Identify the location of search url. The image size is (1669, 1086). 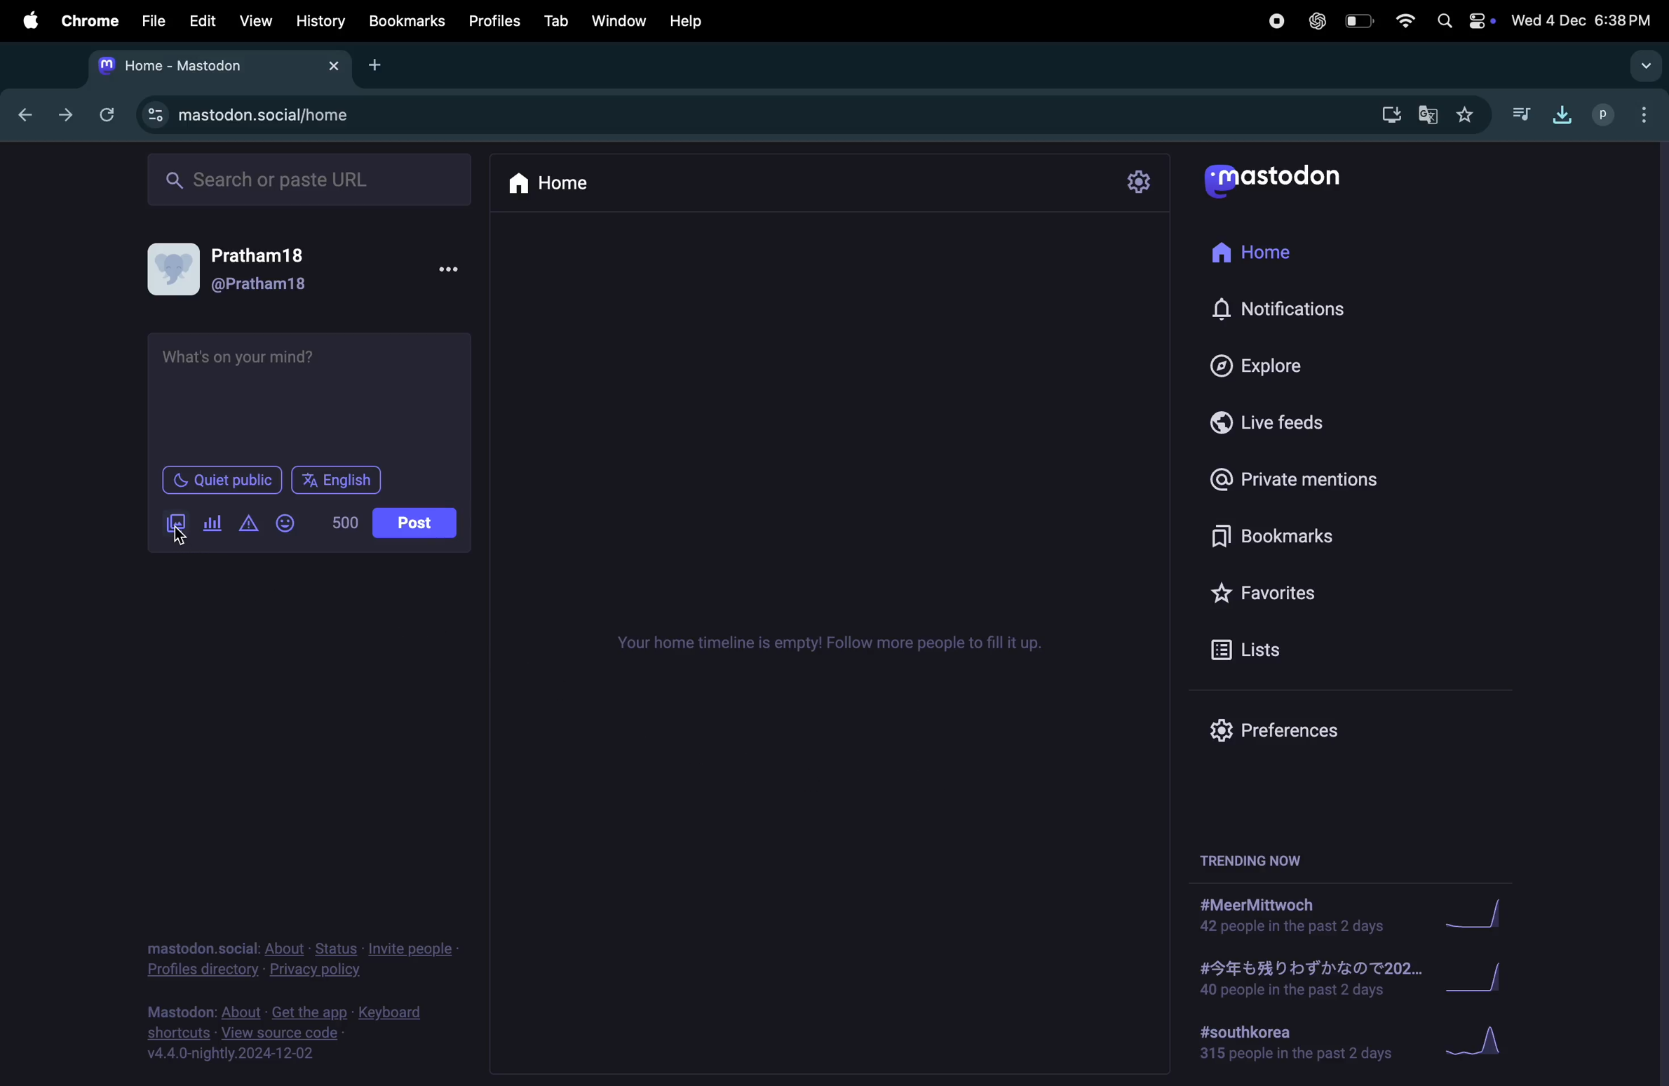
(305, 180).